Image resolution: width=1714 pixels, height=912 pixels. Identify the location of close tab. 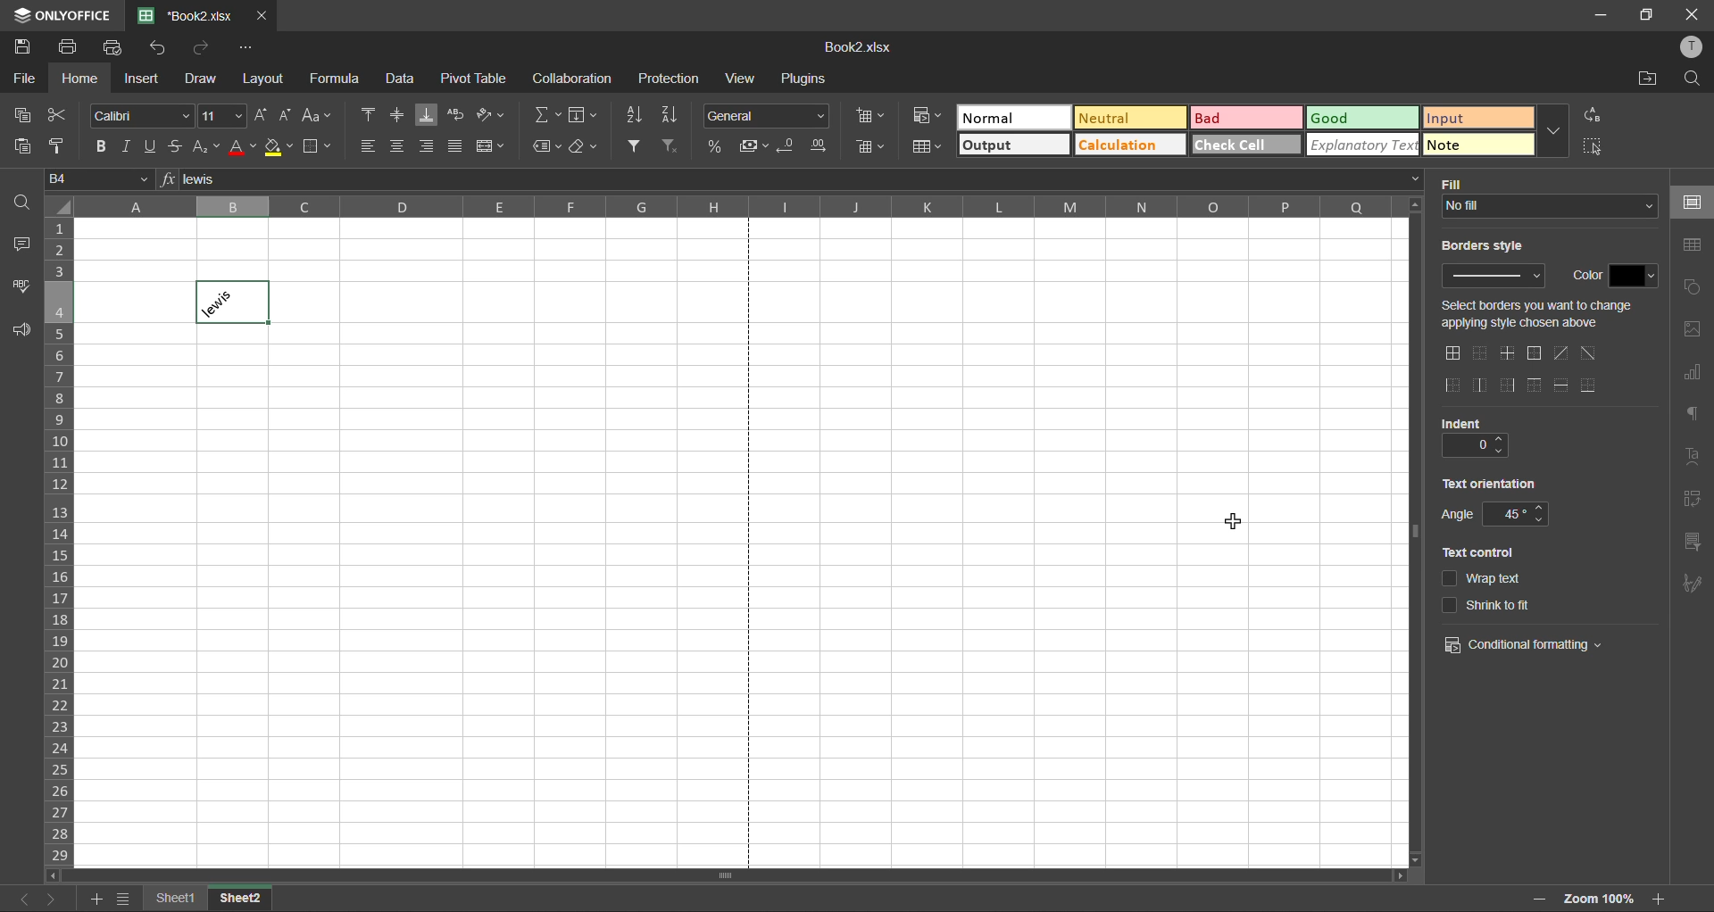
(262, 18).